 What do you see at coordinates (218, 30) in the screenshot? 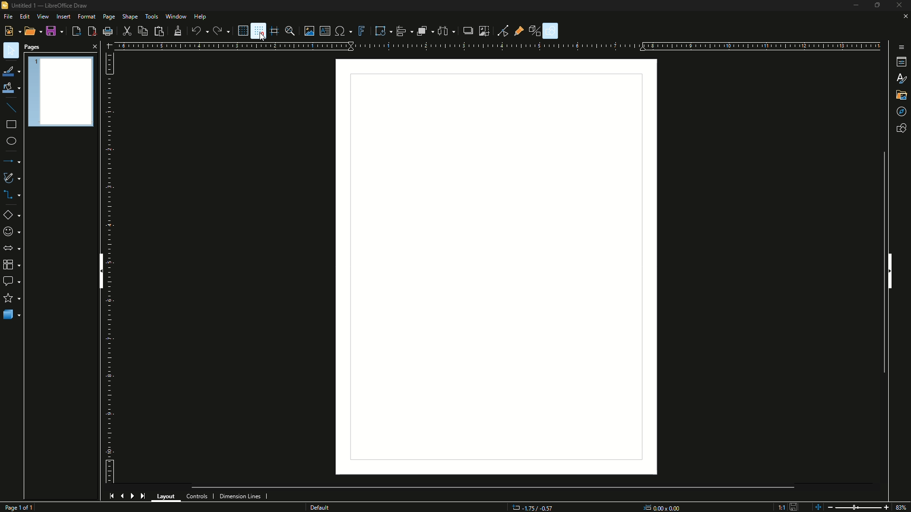
I see `redo` at bounding box center [218, 30].